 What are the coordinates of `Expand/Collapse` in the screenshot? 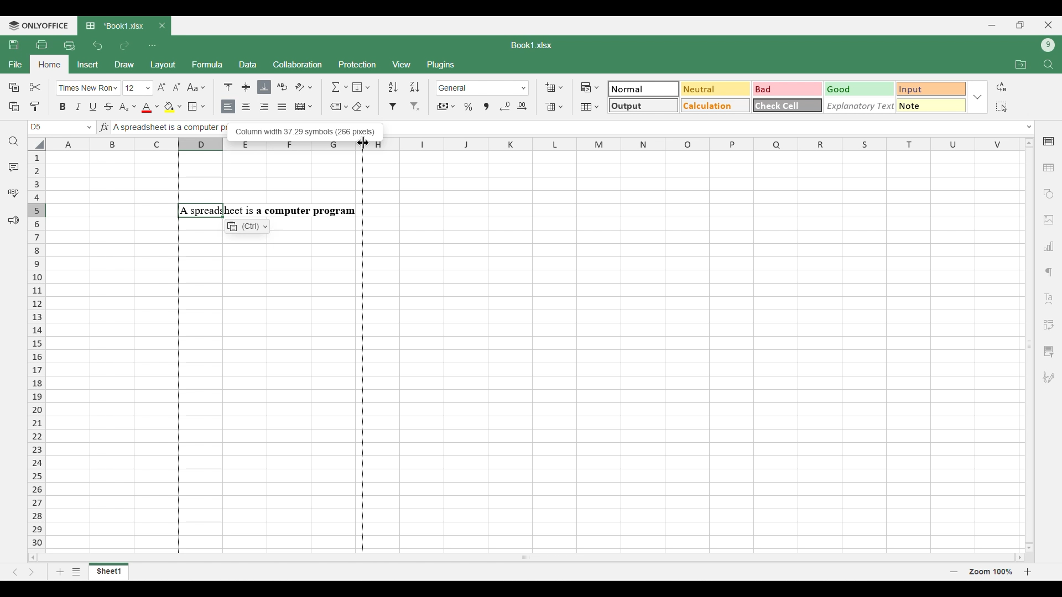 It's located at (977, 97).